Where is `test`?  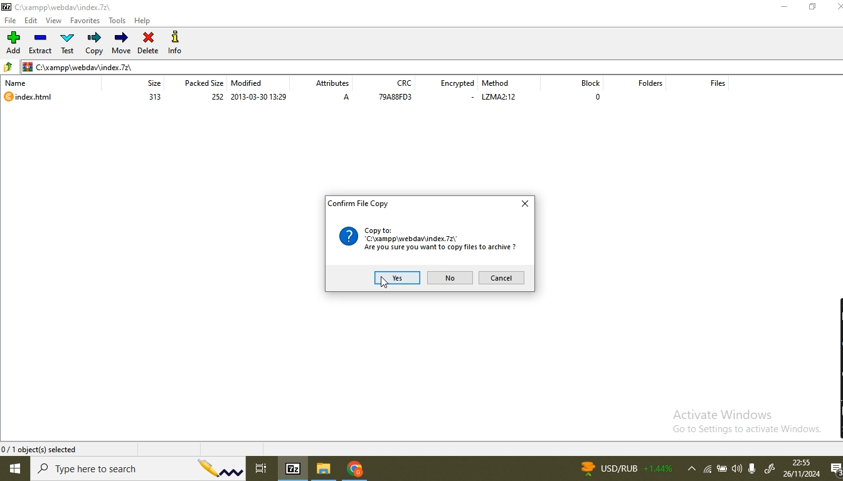
test is located at coordinates (68, 44).